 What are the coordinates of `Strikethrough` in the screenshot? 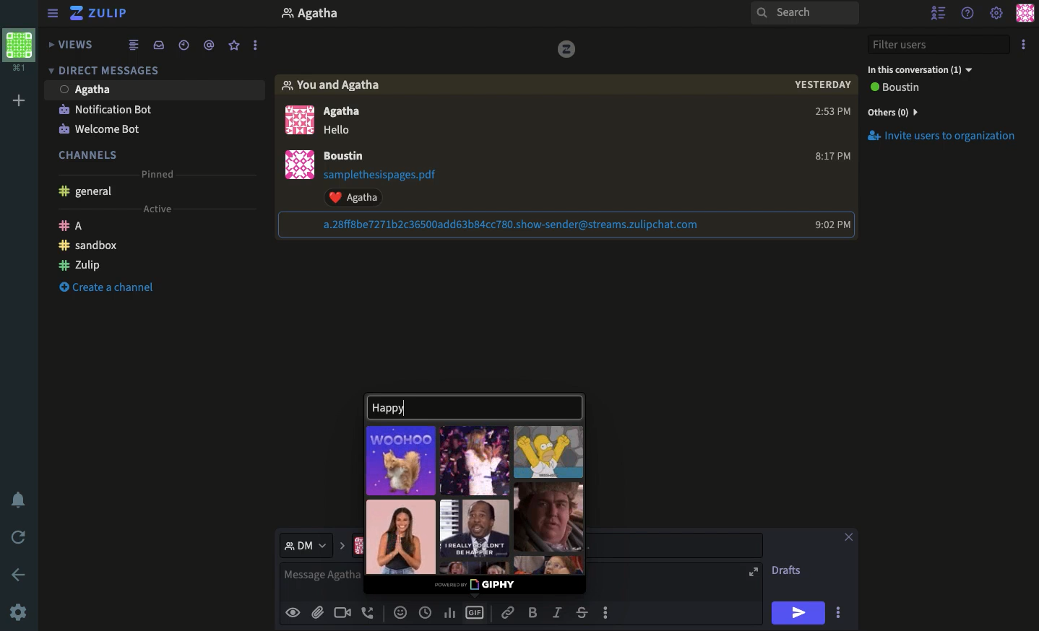 It's located at (582, 612).